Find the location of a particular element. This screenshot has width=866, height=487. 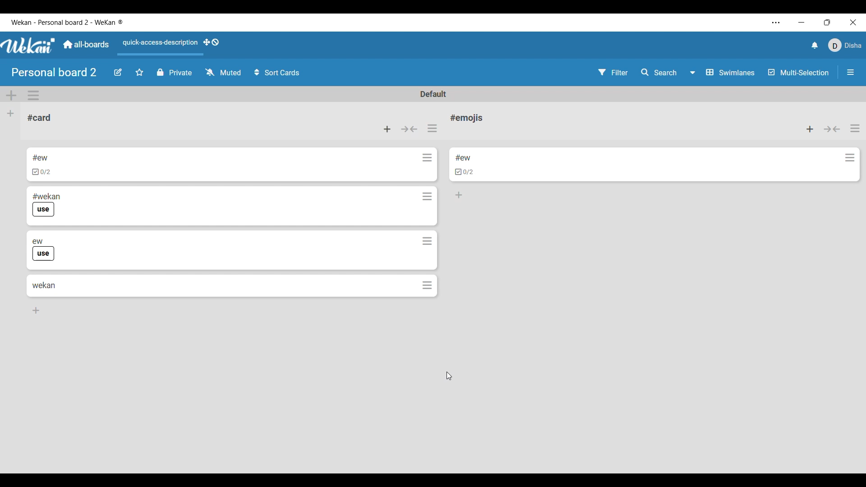

List  name is located at coordinates (466, 118).